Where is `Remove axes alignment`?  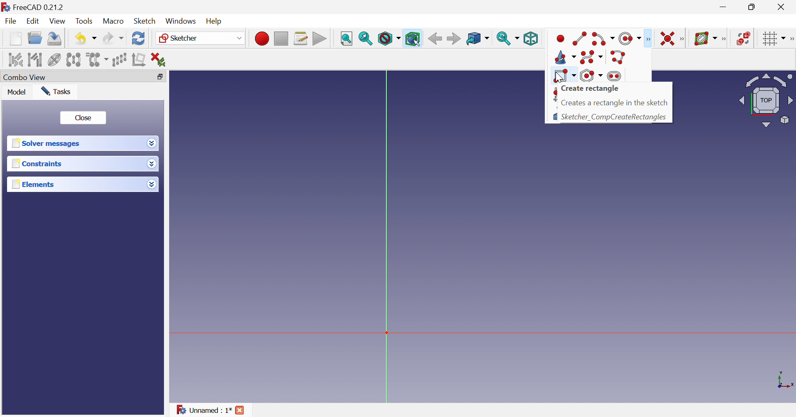
Remove axes alignment is located at coordinates (139, 61).